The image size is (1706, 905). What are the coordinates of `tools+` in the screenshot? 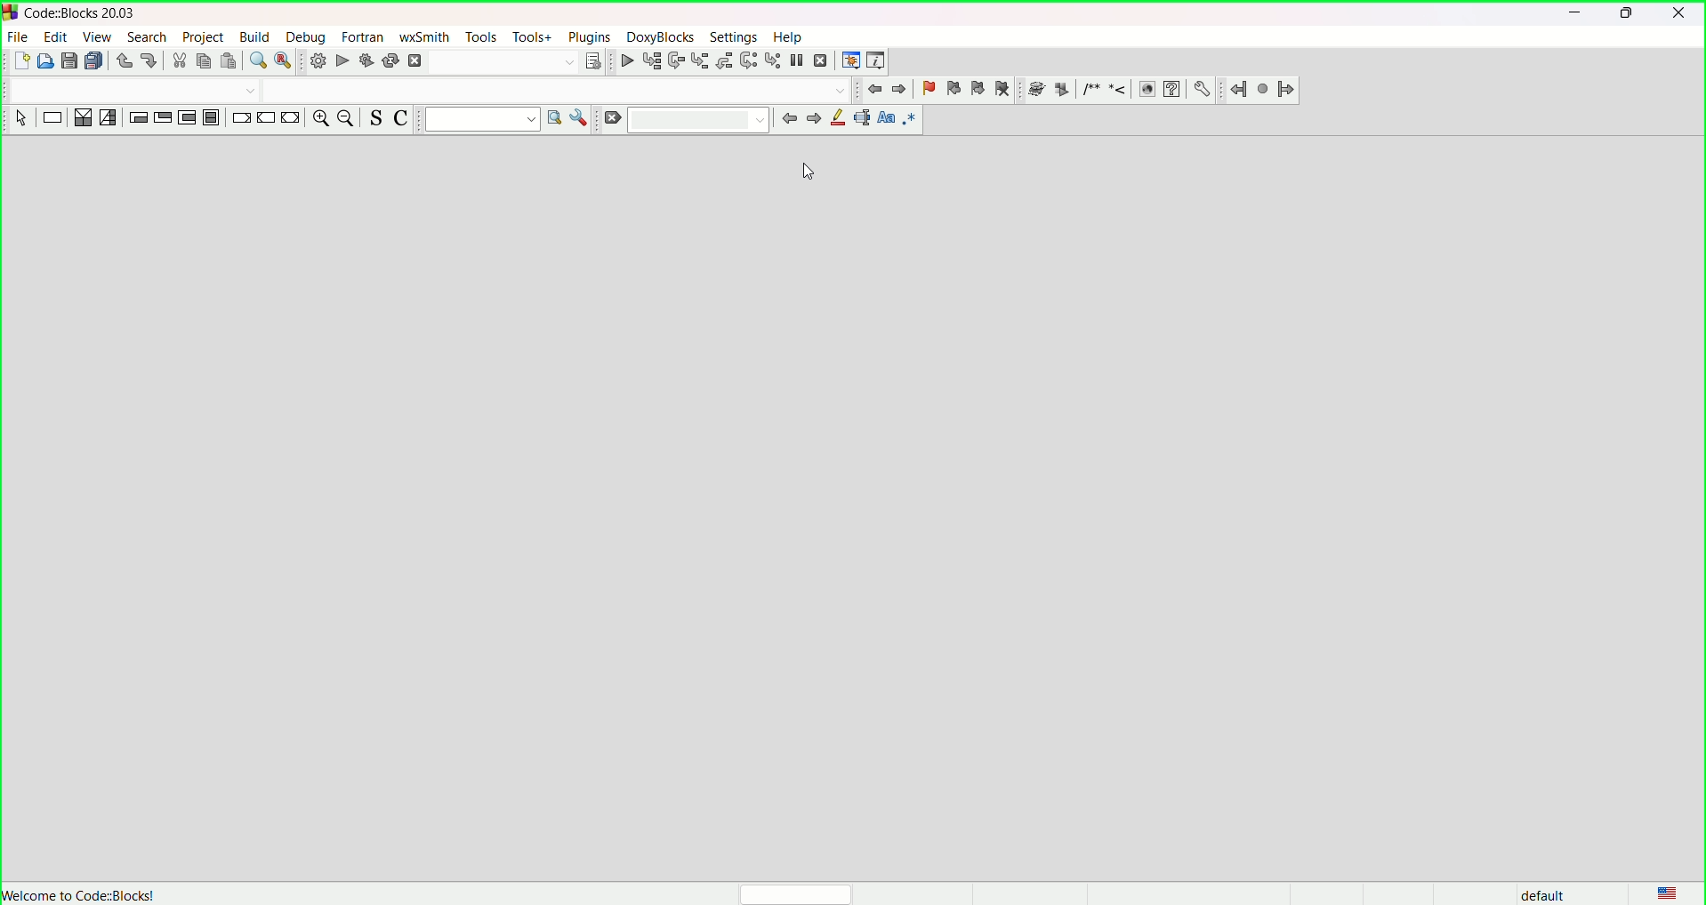 It's located at (530, 36).